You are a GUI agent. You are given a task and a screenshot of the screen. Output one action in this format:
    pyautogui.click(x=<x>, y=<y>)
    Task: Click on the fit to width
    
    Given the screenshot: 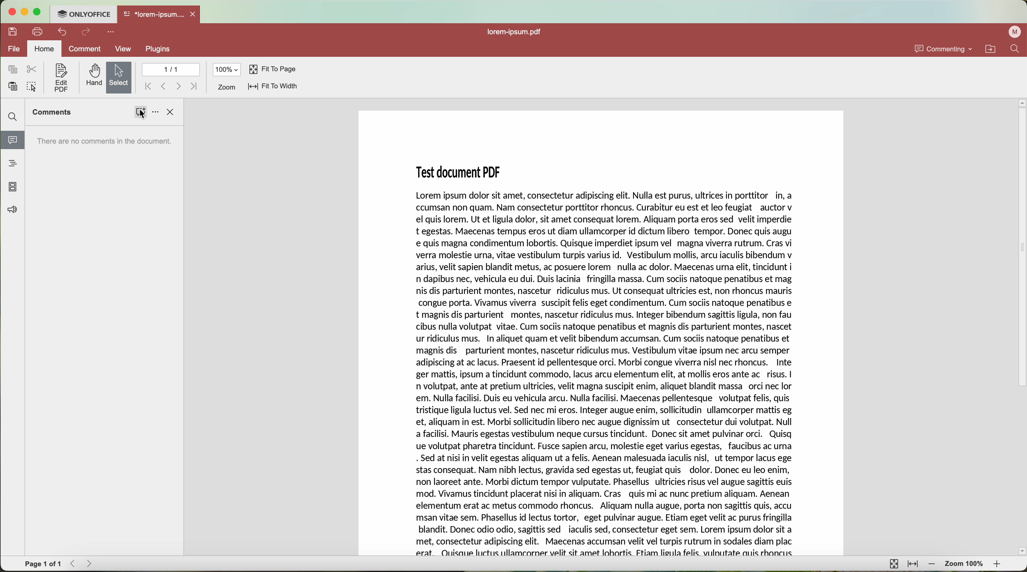 What is the action you would take?
    pyautogui.click(x=913, y=566)
    